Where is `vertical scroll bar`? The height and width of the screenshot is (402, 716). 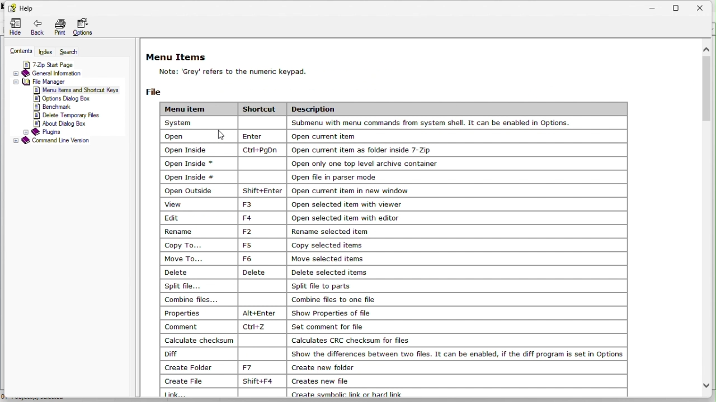 vertical scroll bar is located at coordinates (706, 85).